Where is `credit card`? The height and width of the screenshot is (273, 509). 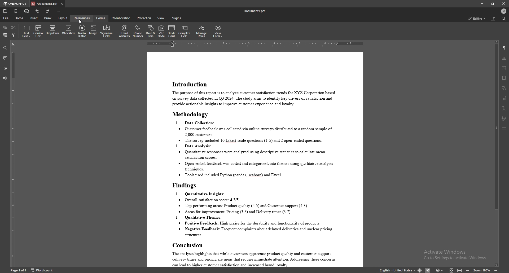 credit card is located at coordinates (172, 32).